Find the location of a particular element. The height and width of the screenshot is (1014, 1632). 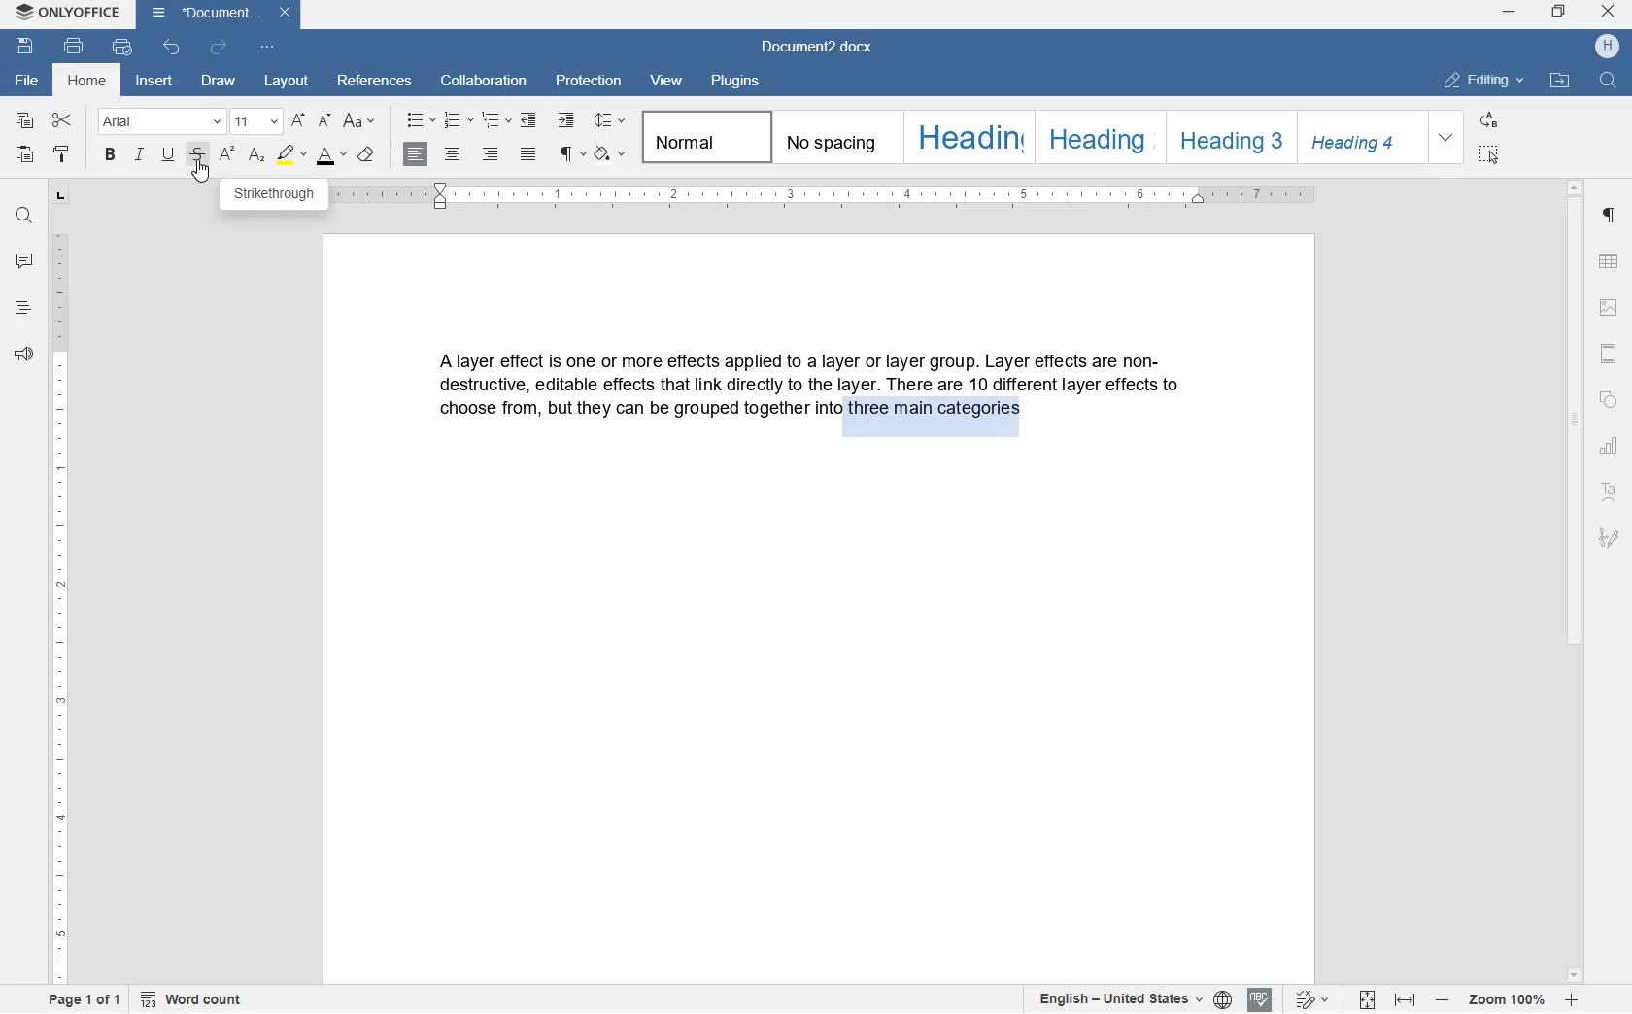

minimize is located at coordinates (1510, 13).